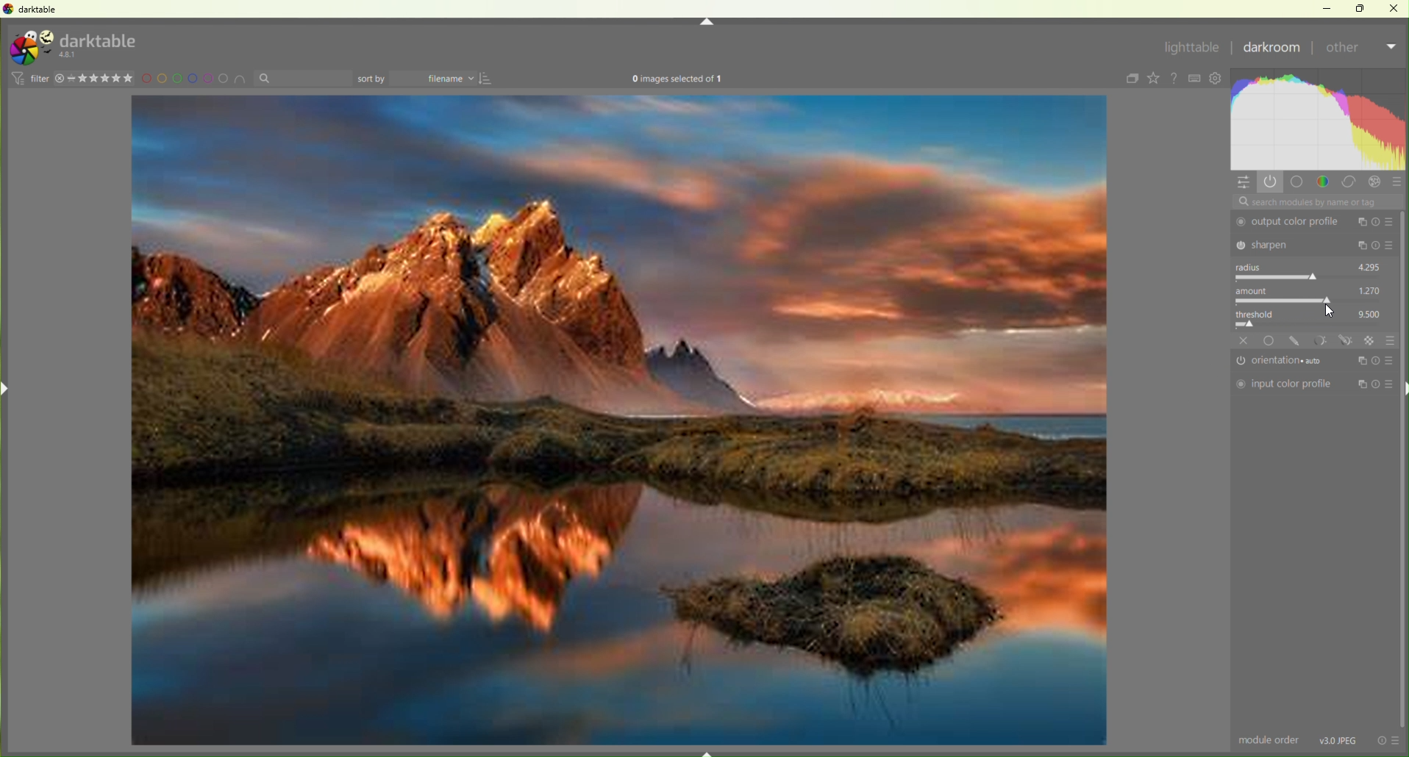 The width and height of the screenshot is (1409, 757). What do you see at coordinates (1360, 50) in the screenshot?
I see `Other` at bounding box center [1360, 50].